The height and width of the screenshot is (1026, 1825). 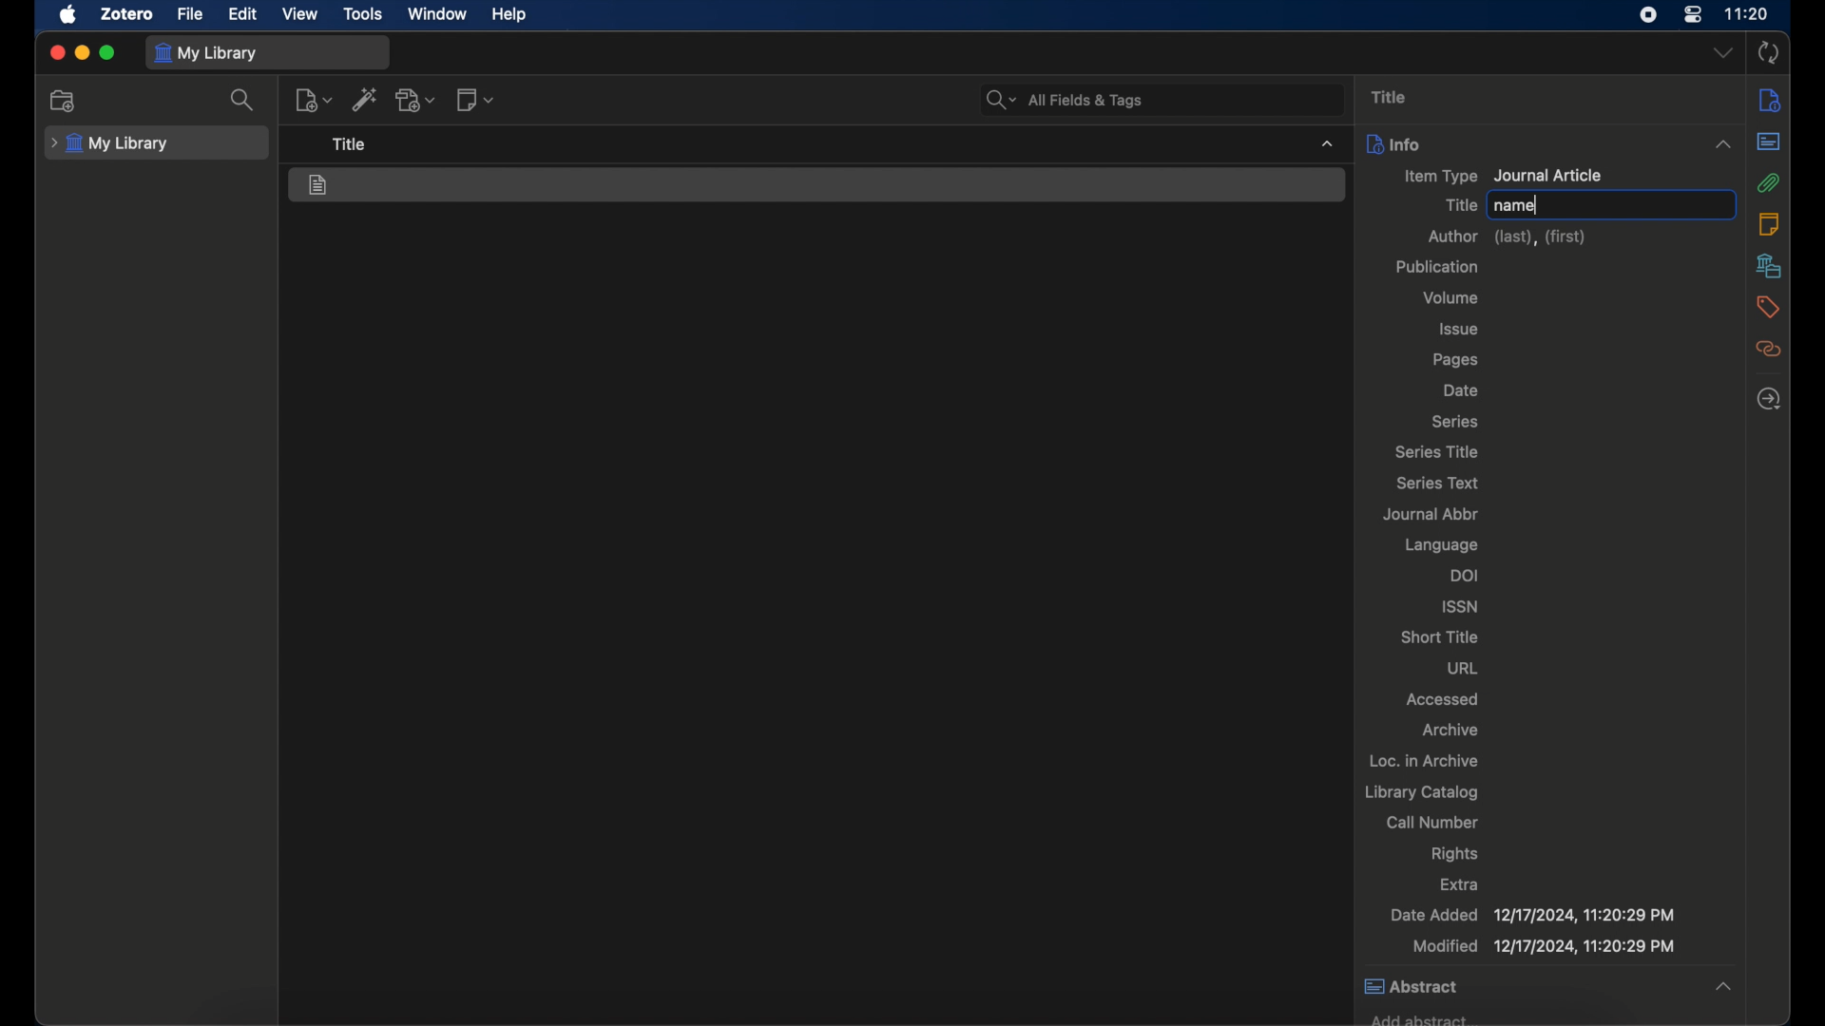 What do you see at coordinates (1766, 306) in the screenshot?
I see `tags` at bounding box center [1766, 306].